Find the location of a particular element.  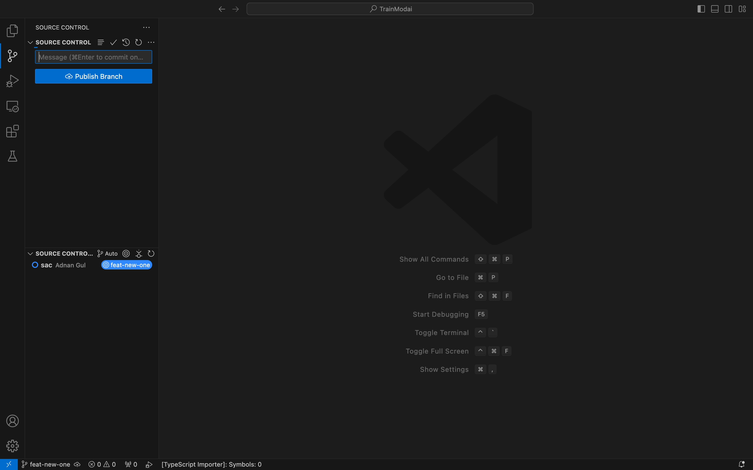

extensions is located at coordinates (13, 131).